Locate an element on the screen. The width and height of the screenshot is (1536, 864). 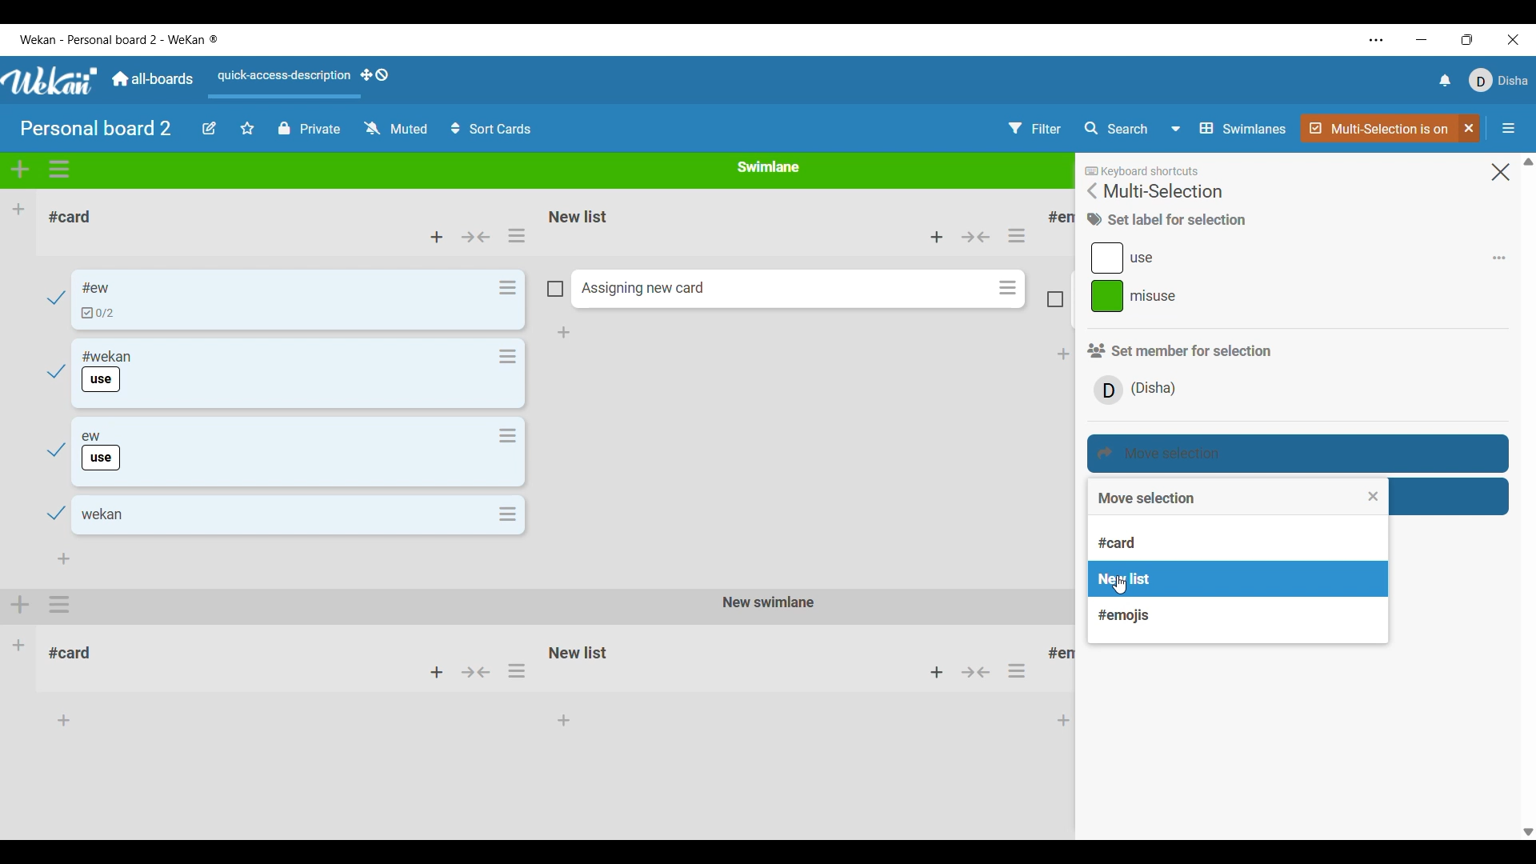
Collapse is located at coordinates (975, 236).